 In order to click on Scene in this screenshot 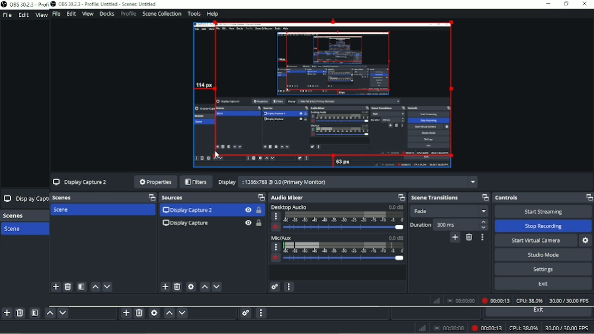, I will do `click(68, 211)`.